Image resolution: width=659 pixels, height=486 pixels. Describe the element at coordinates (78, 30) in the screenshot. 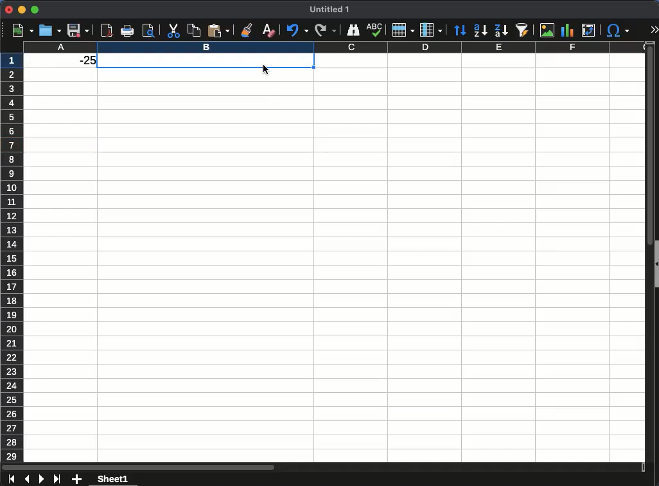

I see `save` at that location.